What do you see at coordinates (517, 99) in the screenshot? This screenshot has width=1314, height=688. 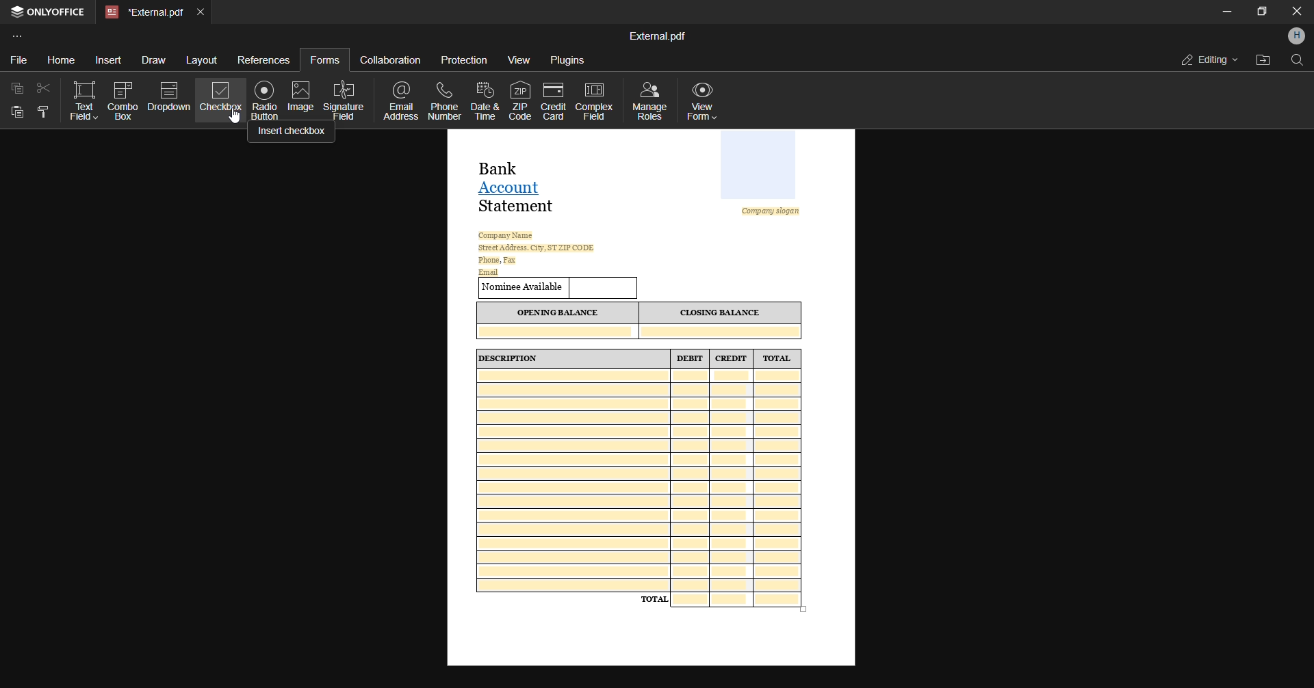 I see `zip code` at bounding box center [517, 99].